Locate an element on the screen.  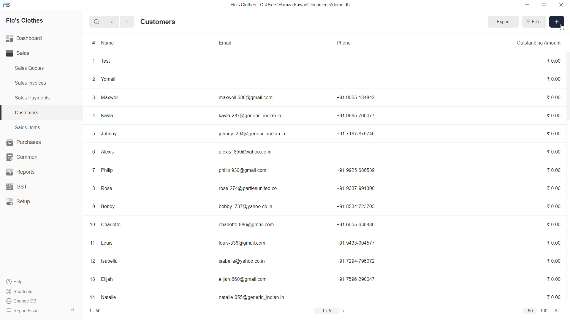
Setup is located at coordinates (18, 202).